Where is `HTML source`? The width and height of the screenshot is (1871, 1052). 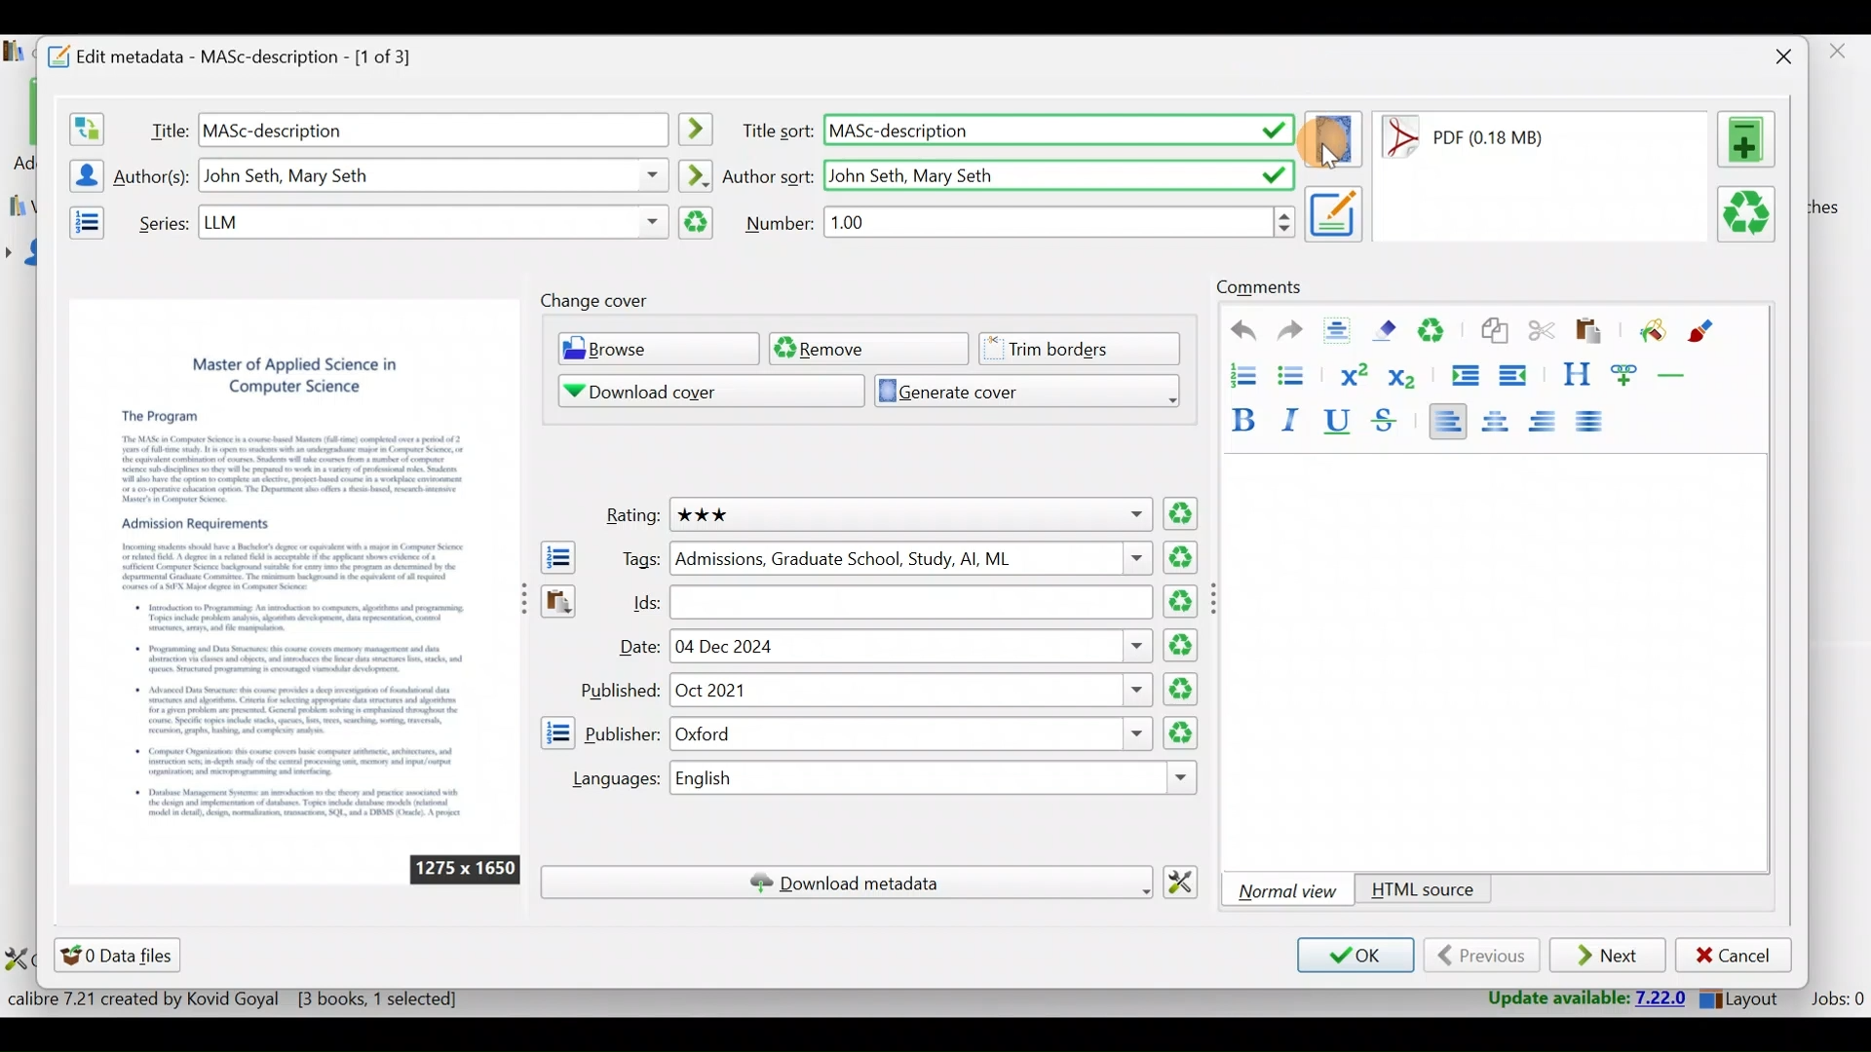 HTML source is located at coordinates (1423, 891).